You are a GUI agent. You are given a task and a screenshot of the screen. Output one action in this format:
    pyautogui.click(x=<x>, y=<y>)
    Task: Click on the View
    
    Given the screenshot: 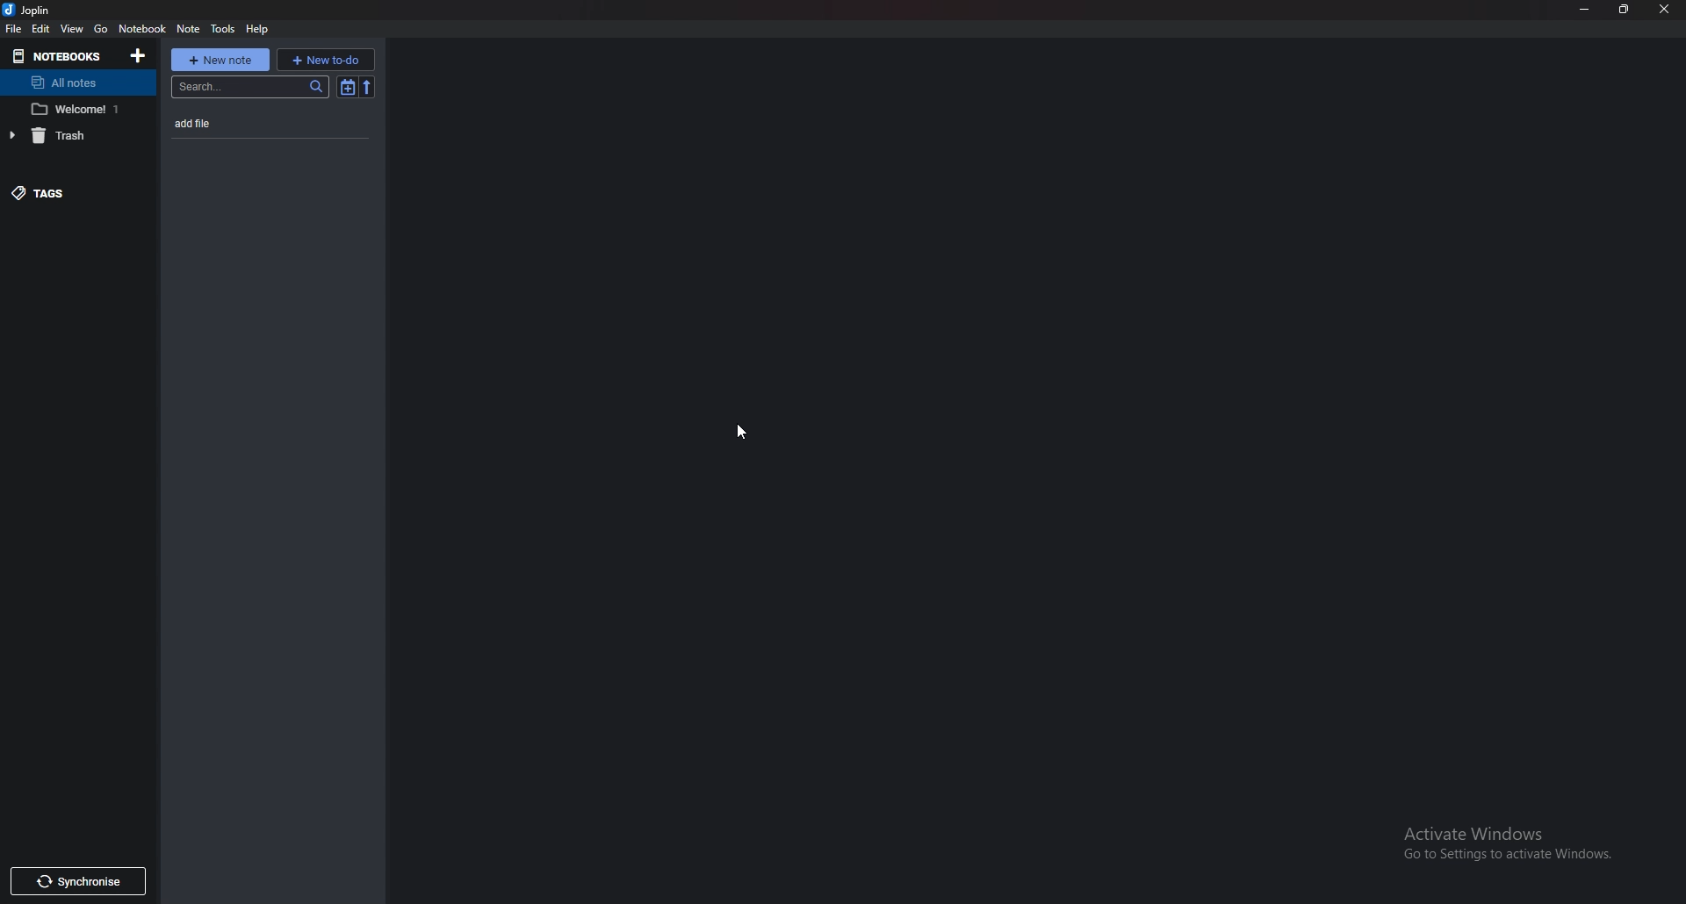 What is the action you would take?
    pyautogui.click(x=73, y=29)
    